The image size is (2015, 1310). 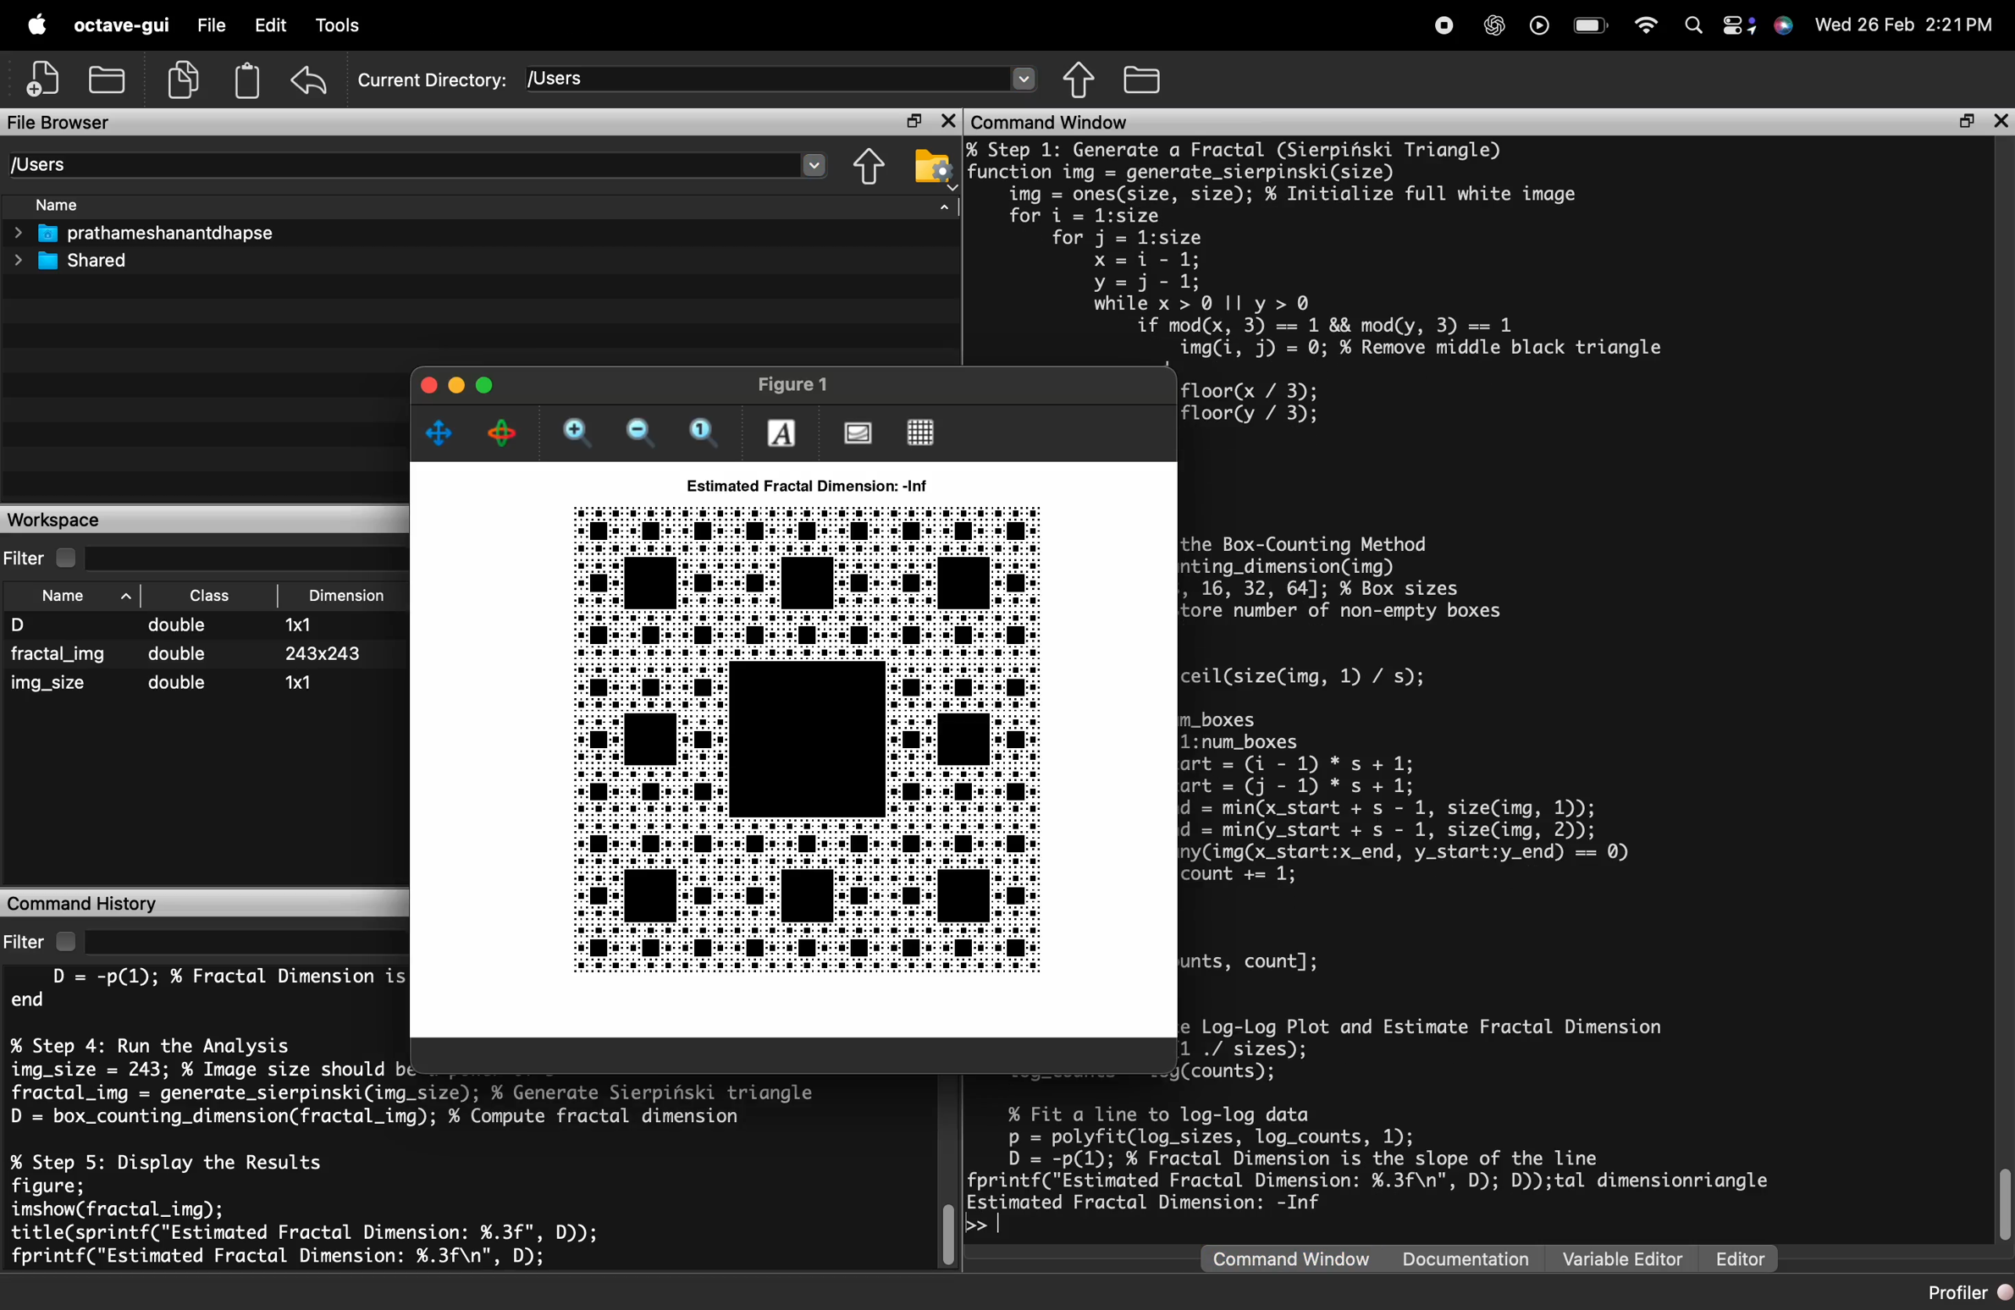 I want to click on prompt cursor, so click(x=981, y=1225).